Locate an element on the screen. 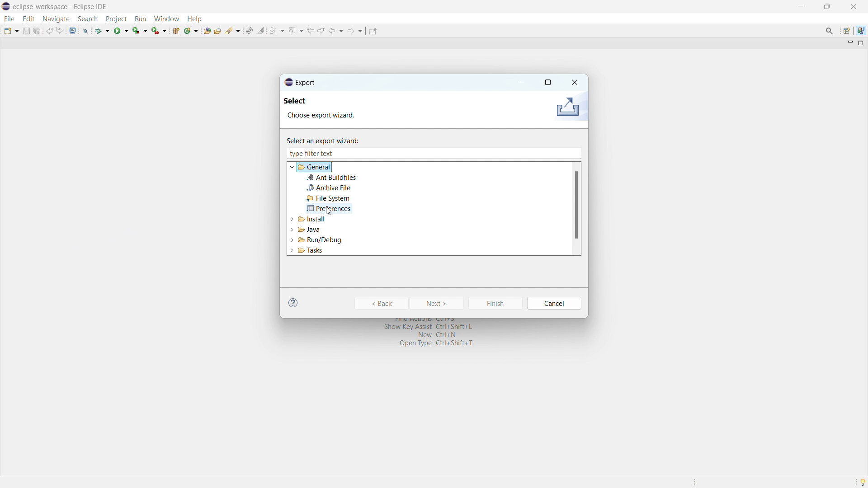 The width and height of the screenshot is (868, 488). Choose export wizard is located at coordinates (329, 116).